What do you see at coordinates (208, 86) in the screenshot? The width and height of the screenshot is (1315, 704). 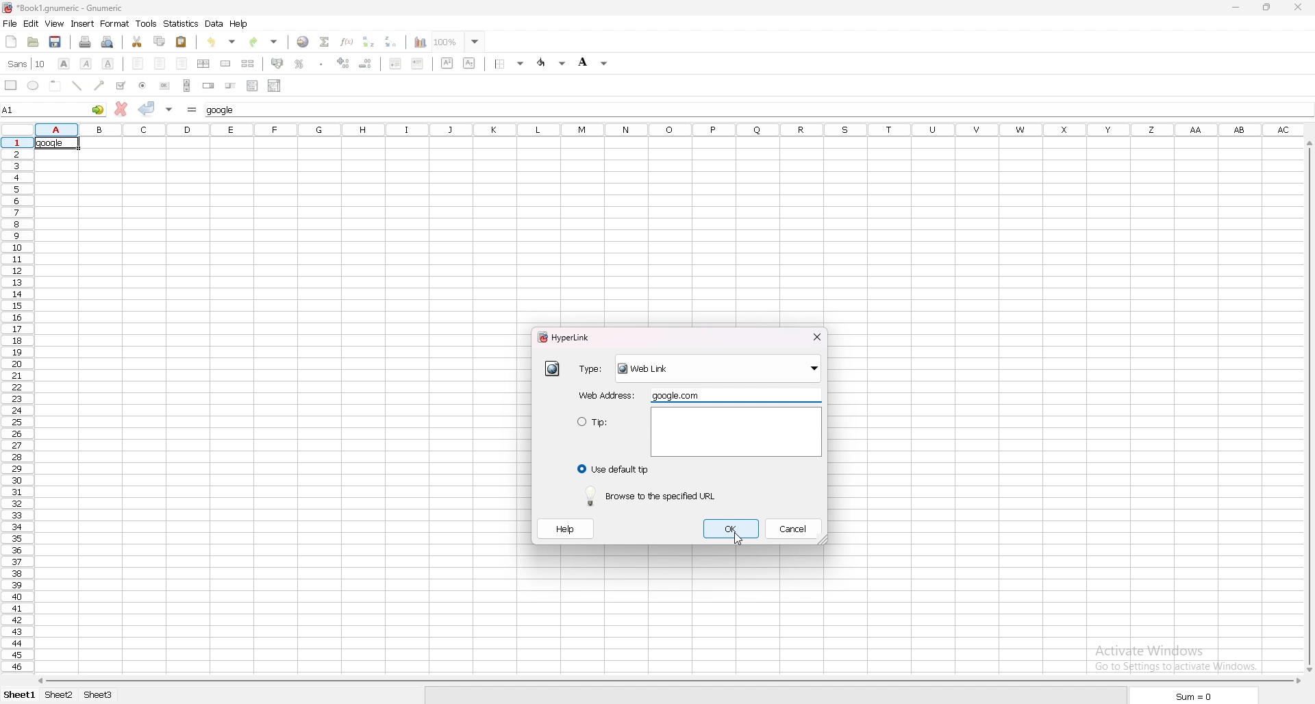 I see `spin button` at bounding box center [208, 86].